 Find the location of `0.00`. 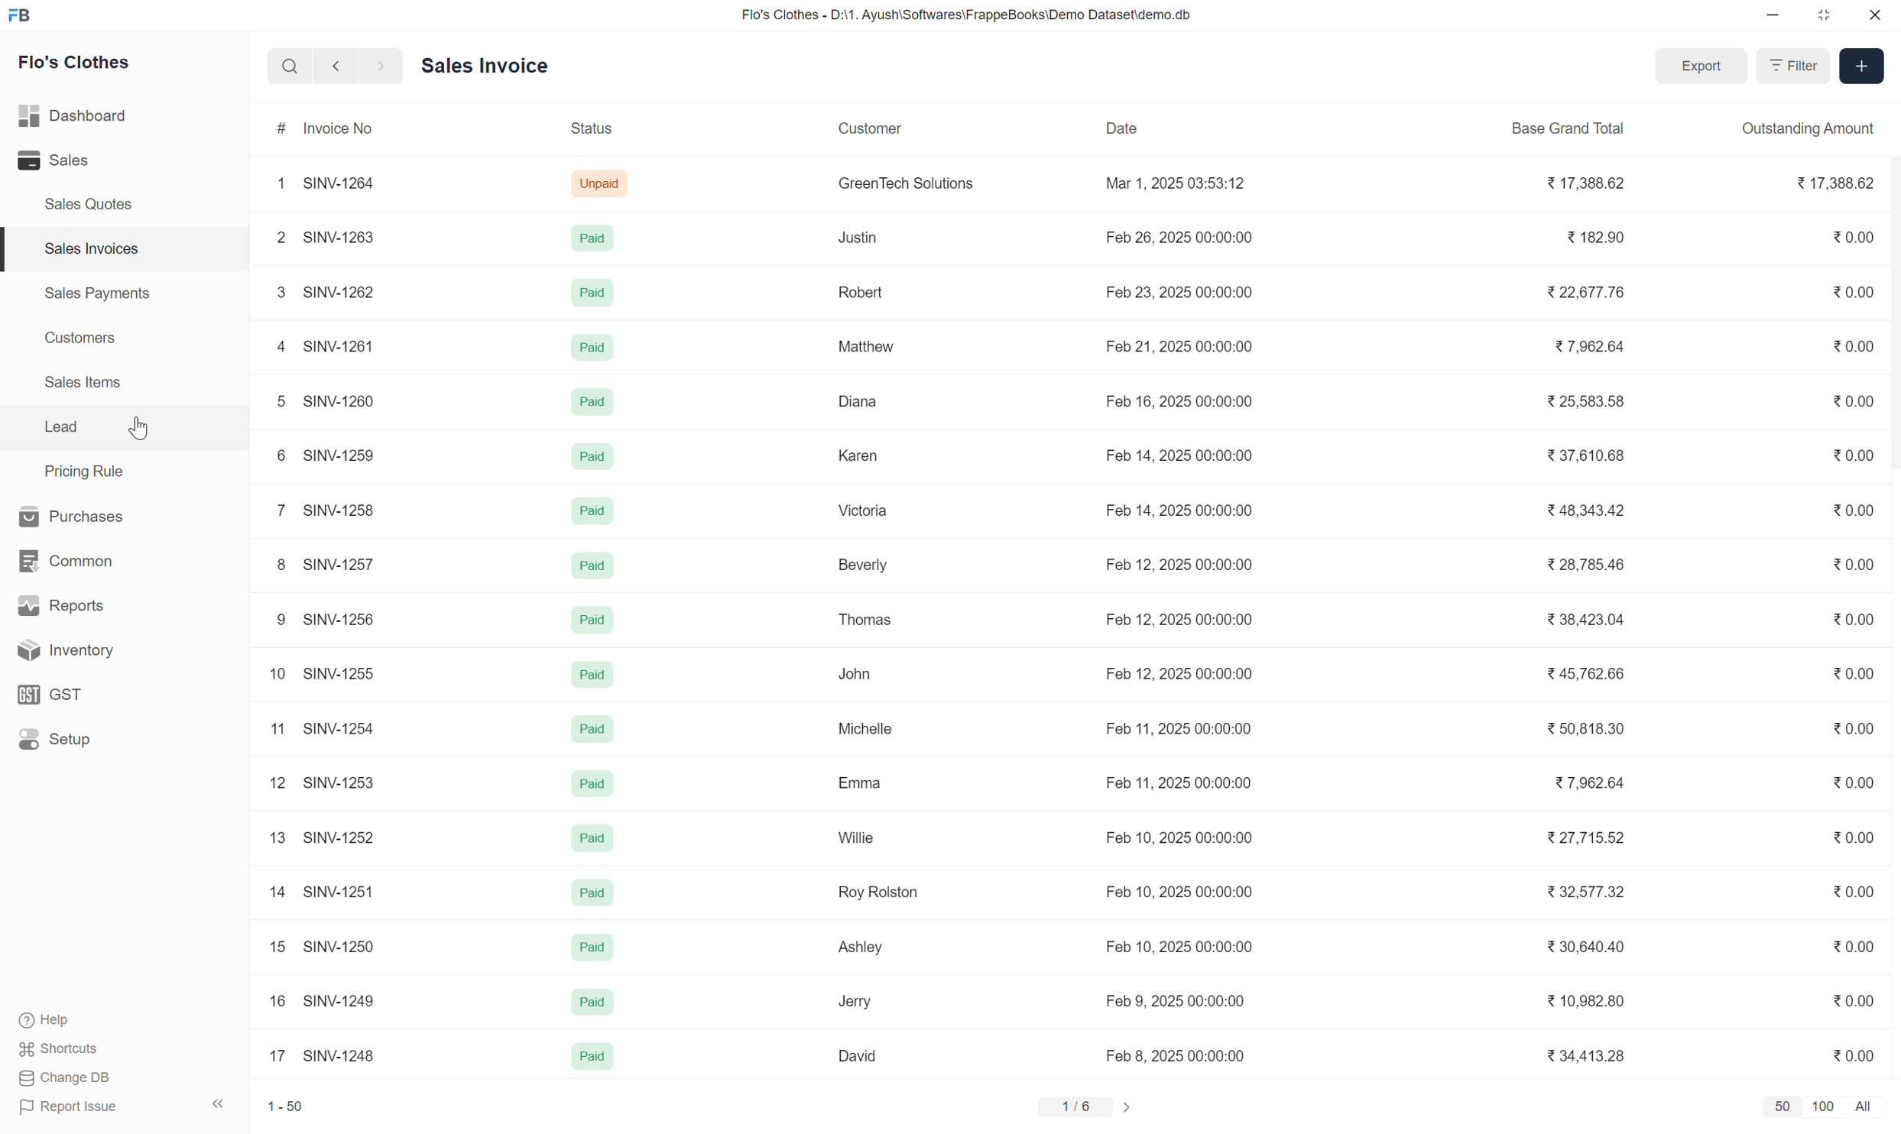

0.00 is located at coordinates (1851, 944).